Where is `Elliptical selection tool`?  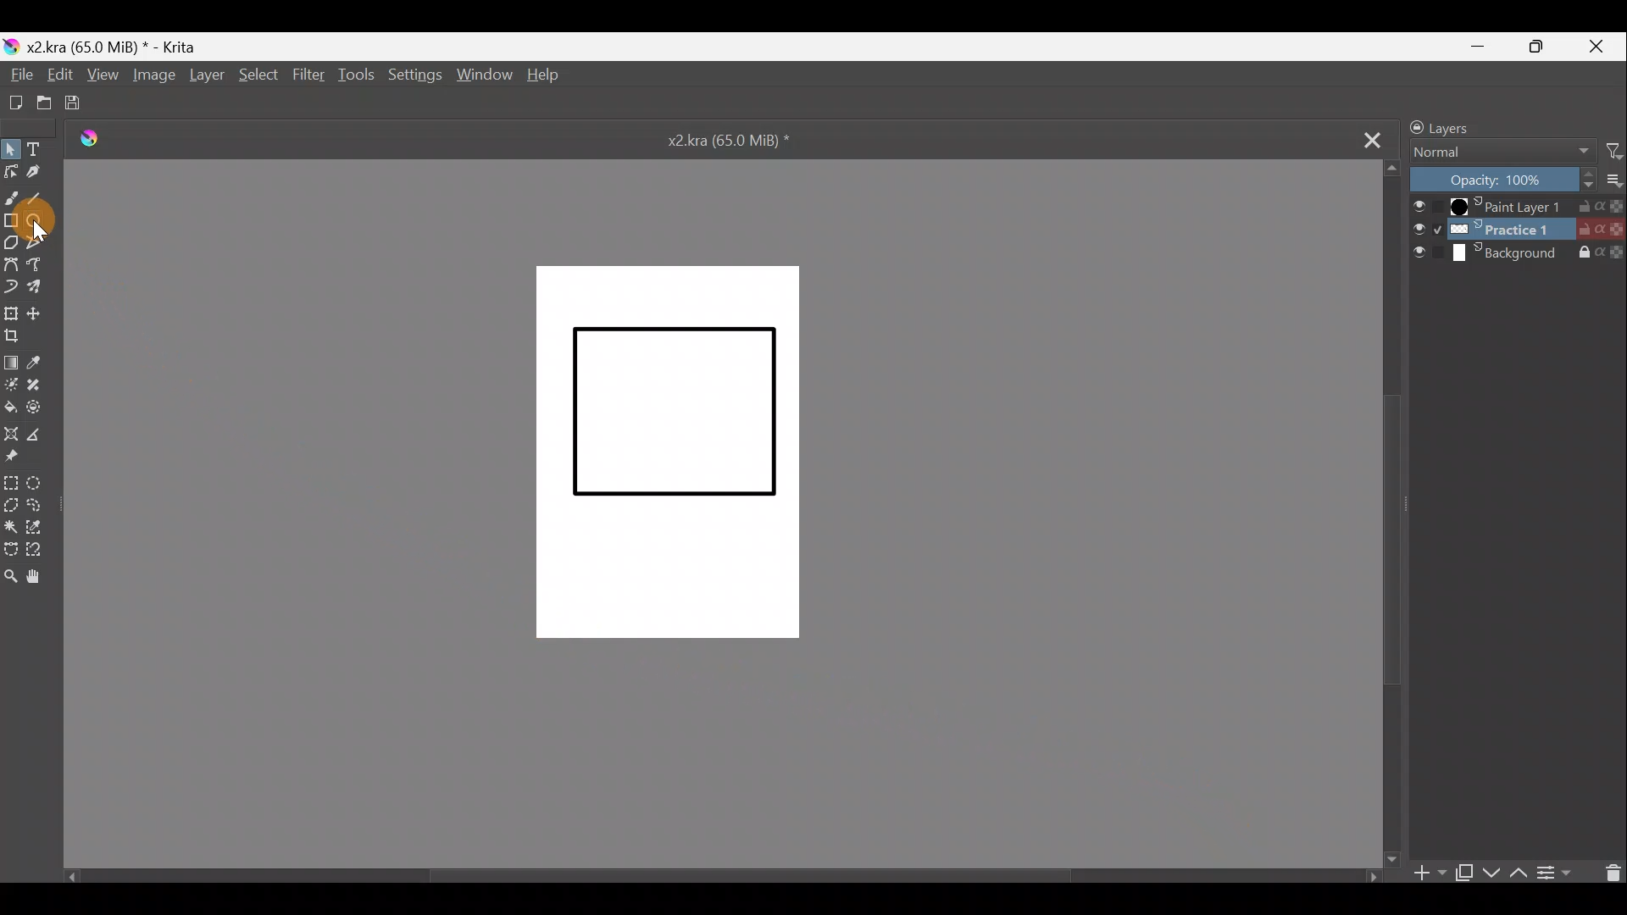 Elliptical selection tool is located at coordinates (38, 482).